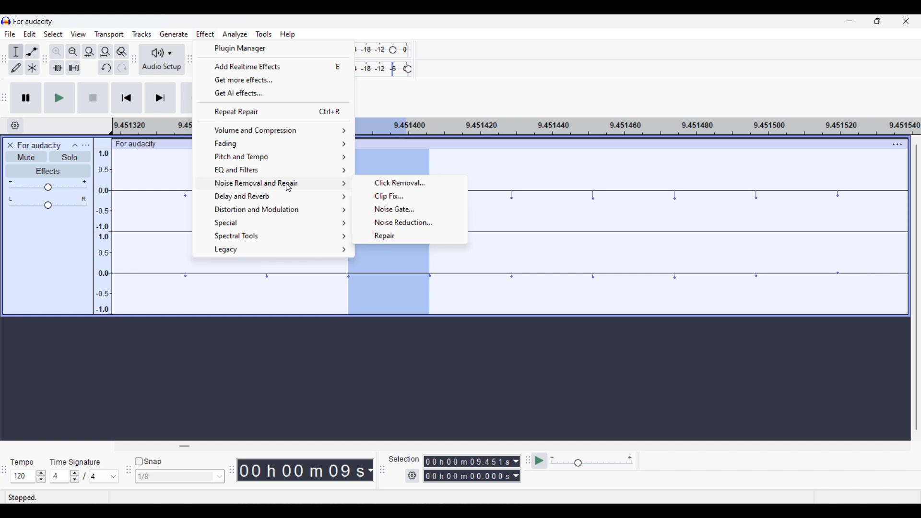 The image size is (921, 518). Describe the element at coordinates (915, 287) in the screenshot. I see `Vertical scroll bar` at that location.